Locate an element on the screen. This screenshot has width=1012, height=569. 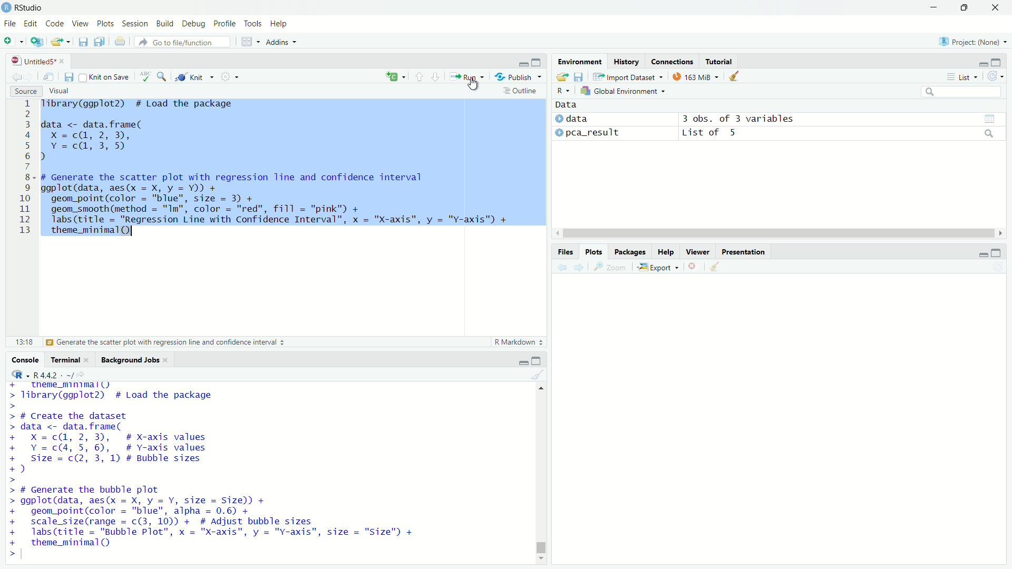
Remove current plot is located at coordinates (694, 267).